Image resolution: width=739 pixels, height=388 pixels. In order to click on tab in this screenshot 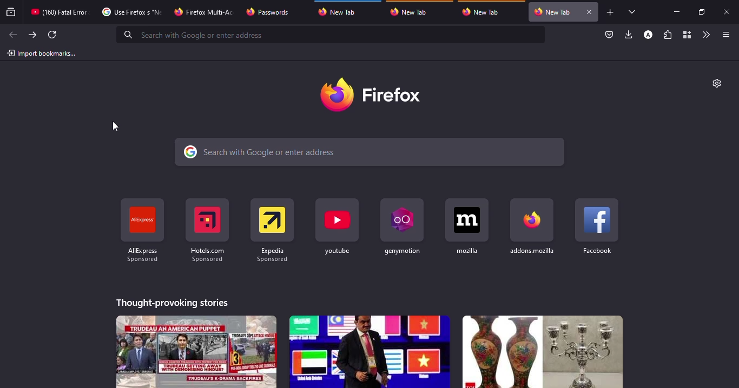, I will do `click(339, 12)`.